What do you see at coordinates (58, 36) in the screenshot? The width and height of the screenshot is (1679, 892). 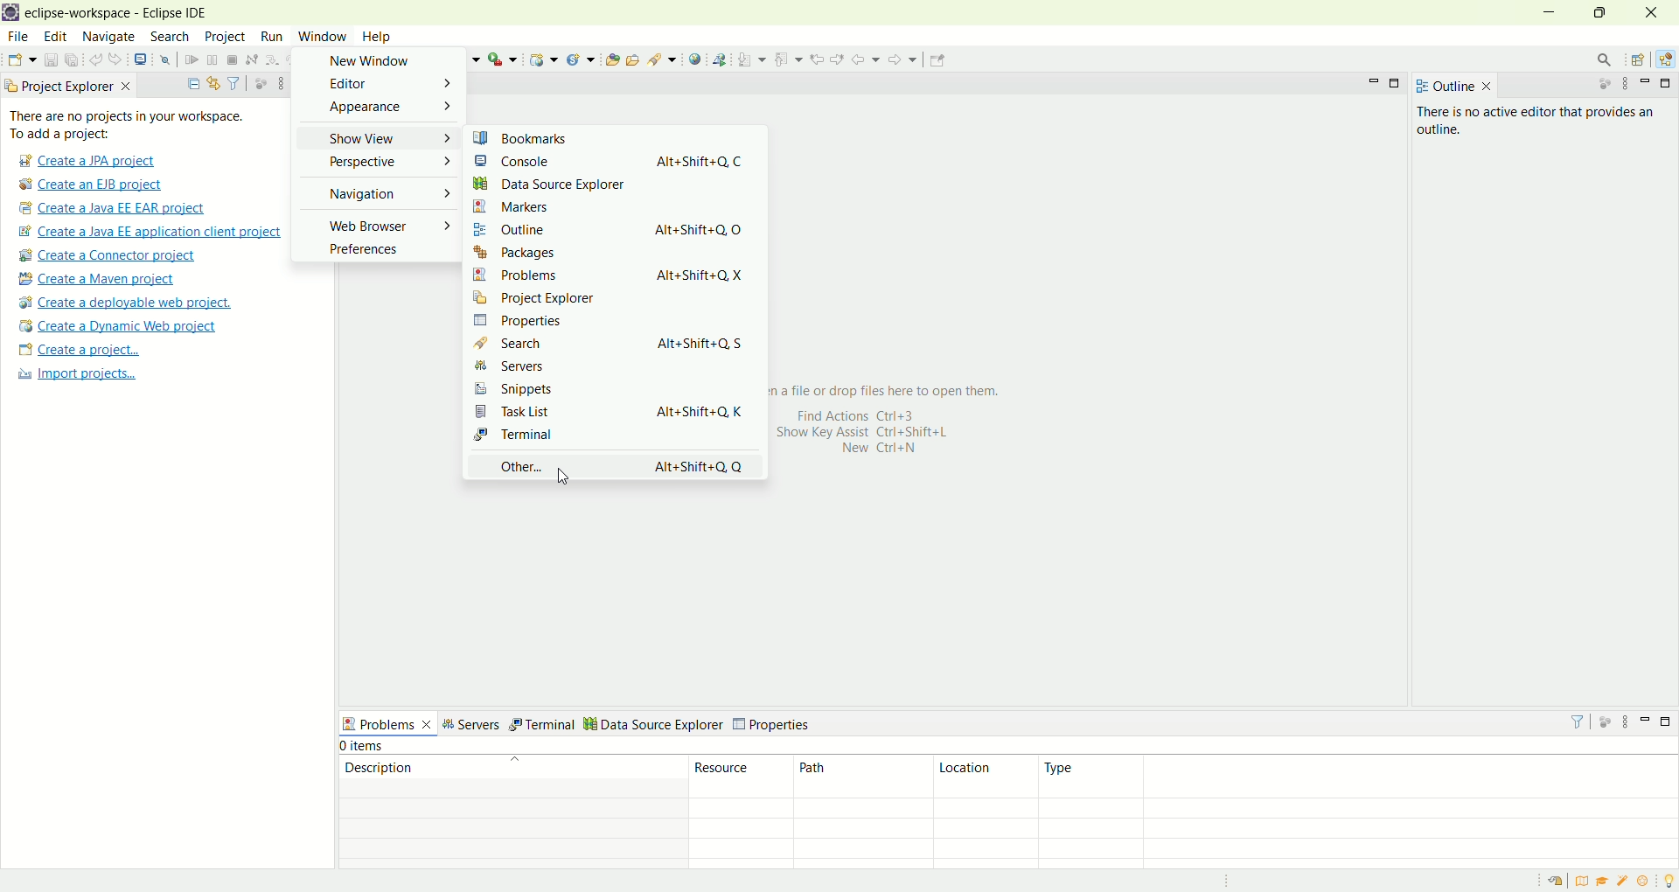 I see `edit` at bounding box center [58, 36].